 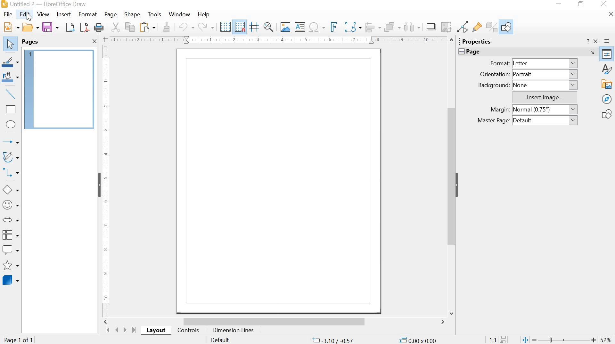 What do you see at coordinates (606, 339) in the screenshot?
I see `zoom factor` at bounding box center [606, 339].